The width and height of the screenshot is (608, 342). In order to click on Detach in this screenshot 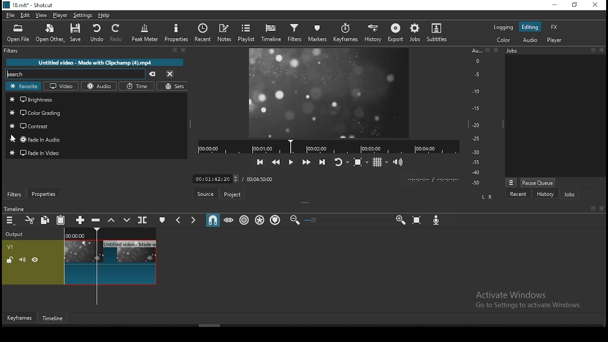, I will do `click(593, 50)`.